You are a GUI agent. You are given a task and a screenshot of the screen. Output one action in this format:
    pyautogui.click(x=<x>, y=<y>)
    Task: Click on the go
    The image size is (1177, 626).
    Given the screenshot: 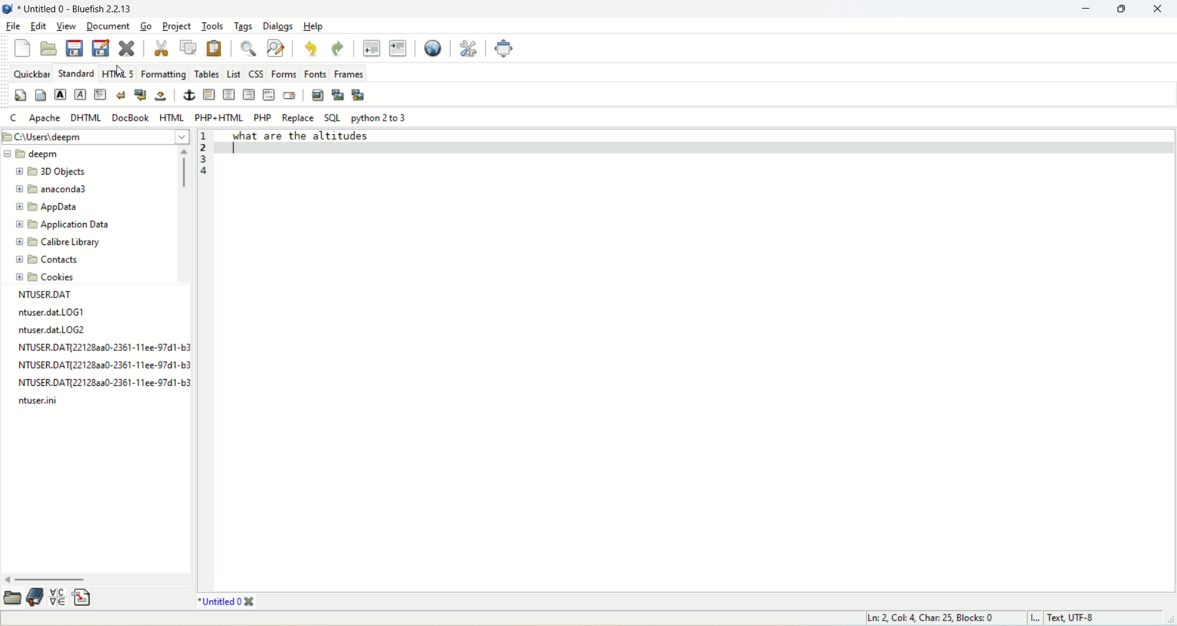 What is the action you would take?
    pyautogui.click(x=144, y=26)
    